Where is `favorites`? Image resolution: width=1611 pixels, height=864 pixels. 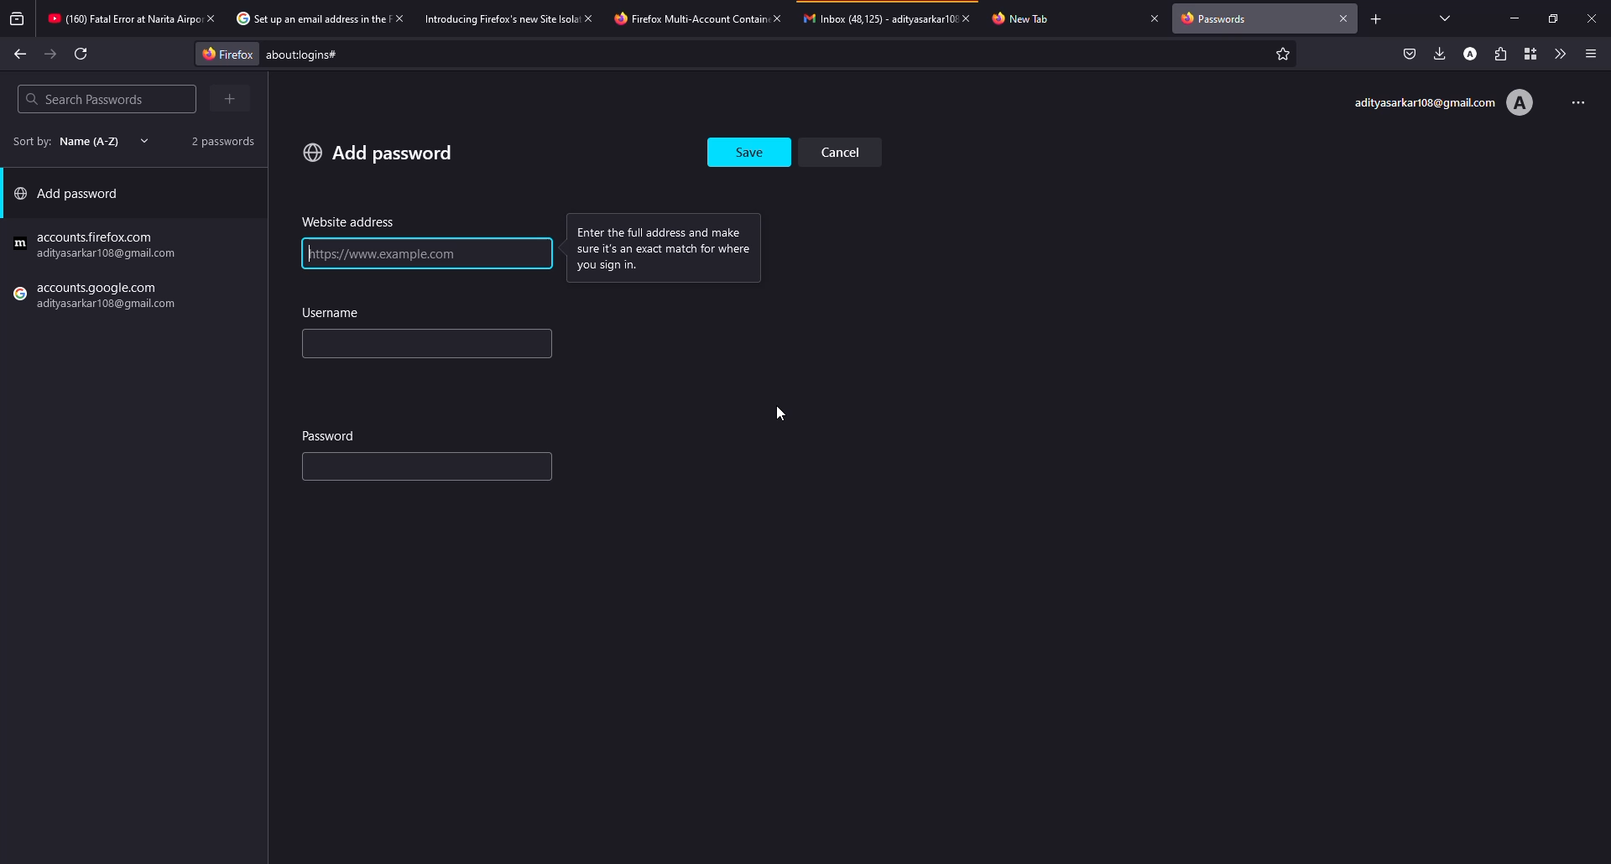
favorites is located at coordinates (1280, 55).